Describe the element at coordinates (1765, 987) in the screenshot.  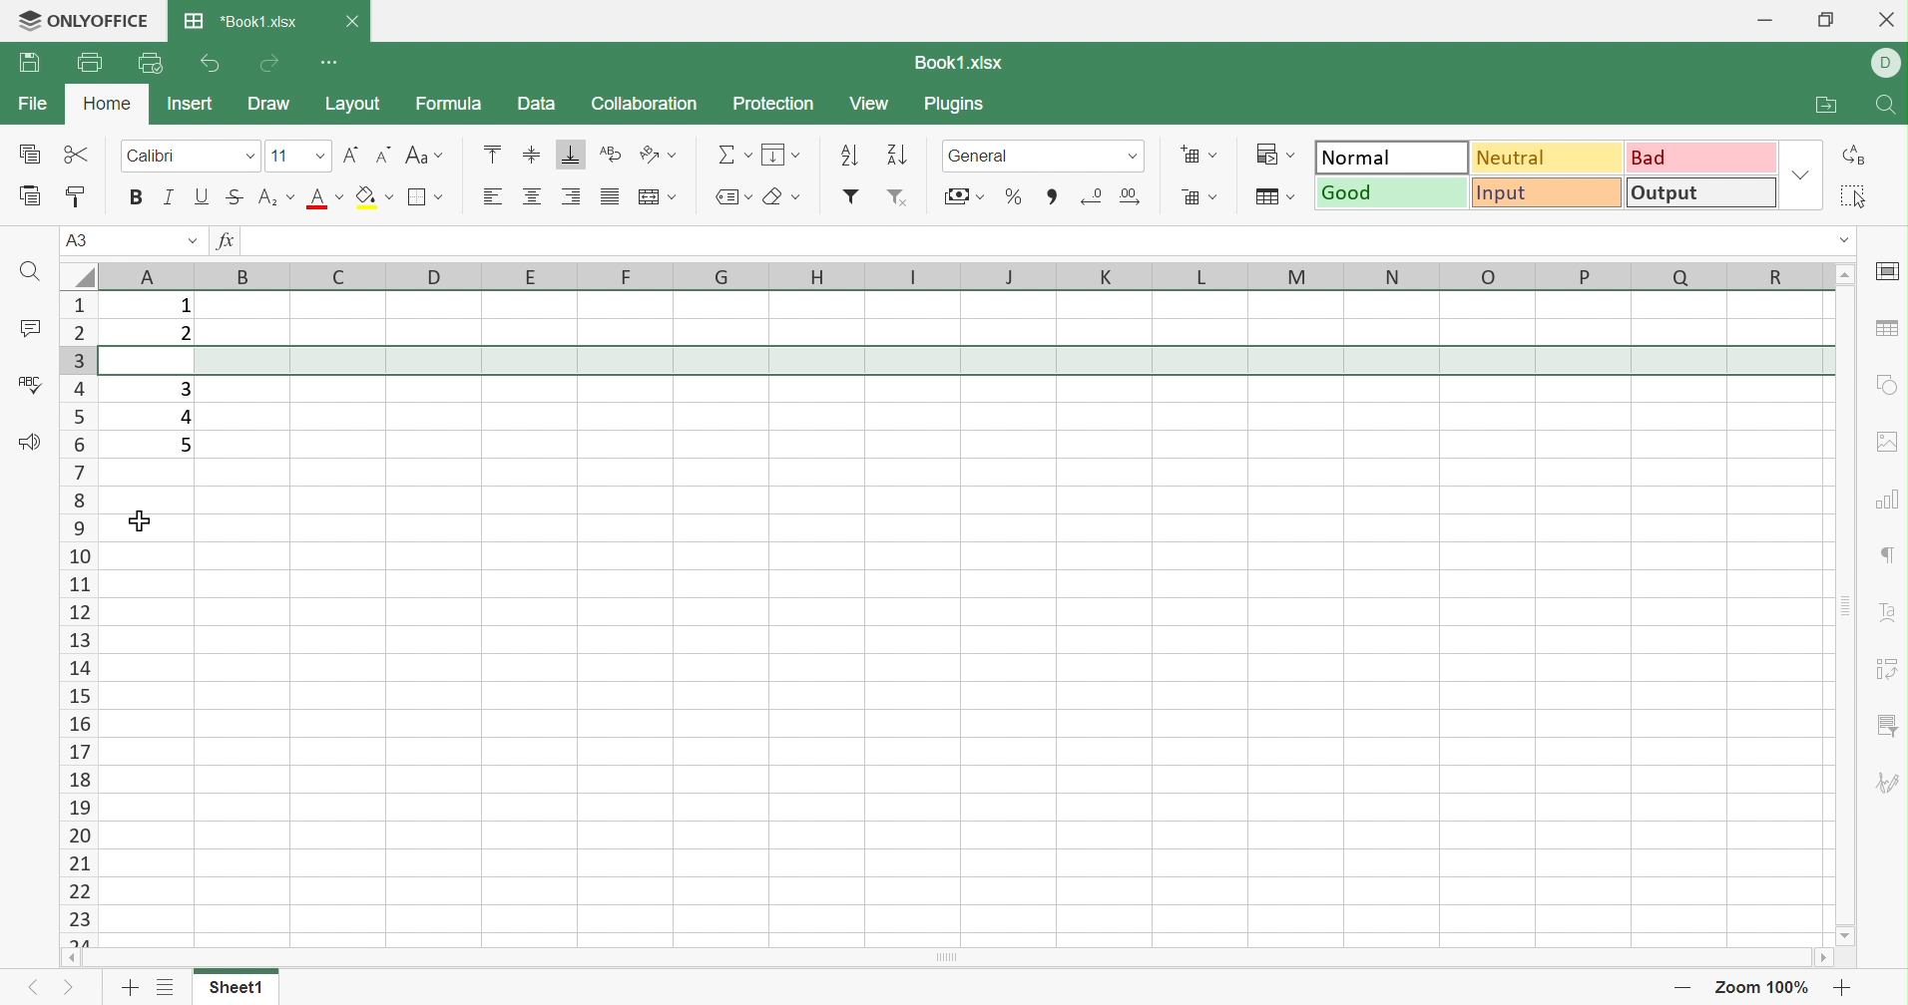
I see `Zoom 100%` at that location.